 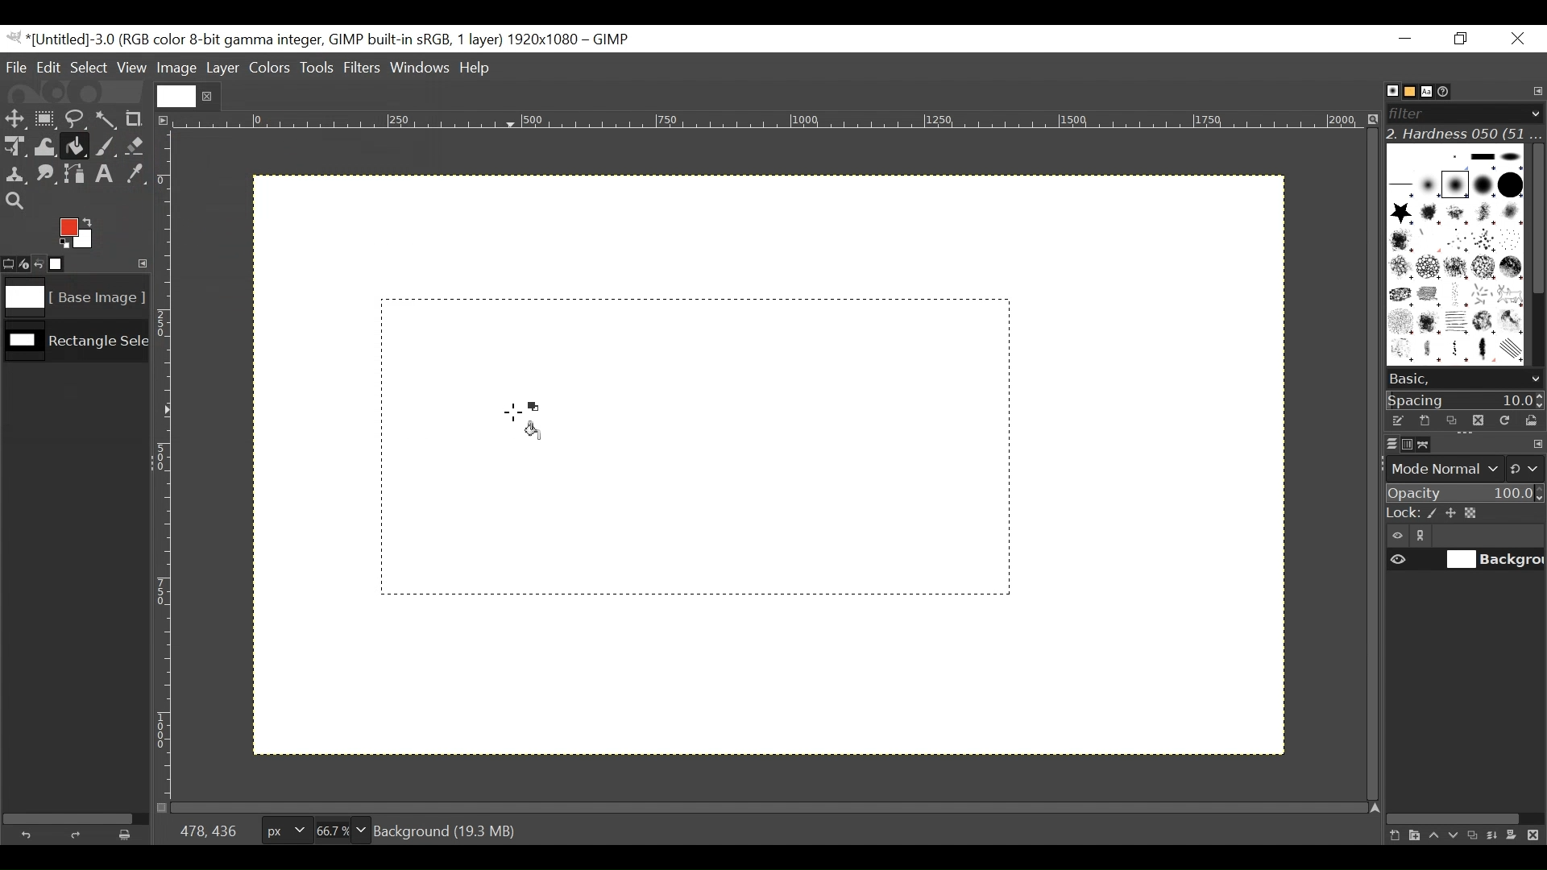 What do you see at coordinates (69, 297) in the screenshot?
I see `Image` at bounding box center [69, 297].